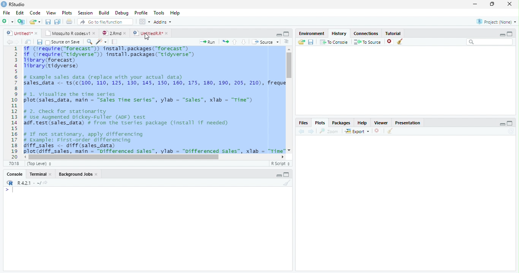 The width and height of the screenshot is (519, 273). Describe the element at coordinates (490, 42) in the screenshot. I see `Search` at that location.